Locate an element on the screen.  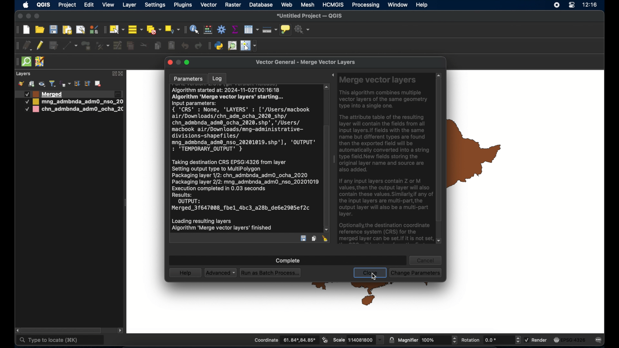
screen recorder icon is located at coordinates (556, 5).